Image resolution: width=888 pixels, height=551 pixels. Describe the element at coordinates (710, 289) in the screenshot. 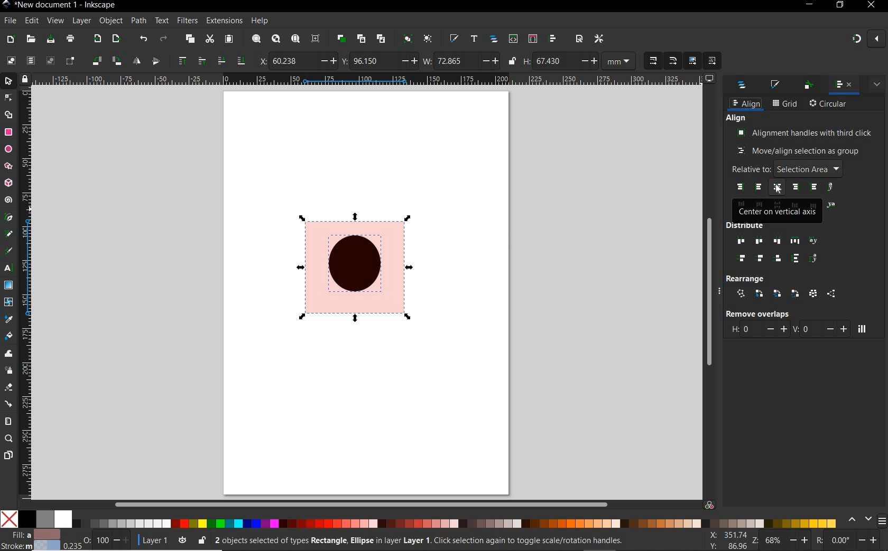

I see `scrollbar` at that location.